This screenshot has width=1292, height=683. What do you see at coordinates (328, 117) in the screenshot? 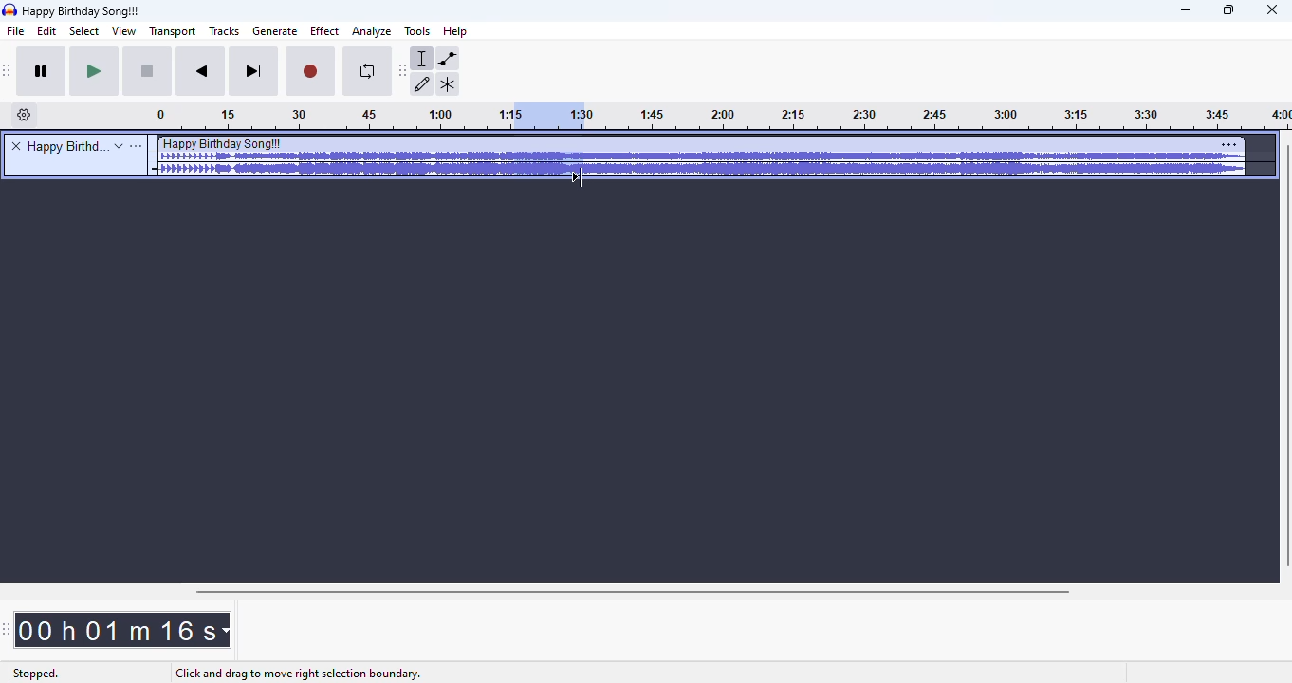
I see `Timeline` at bounding box center [328, 117].